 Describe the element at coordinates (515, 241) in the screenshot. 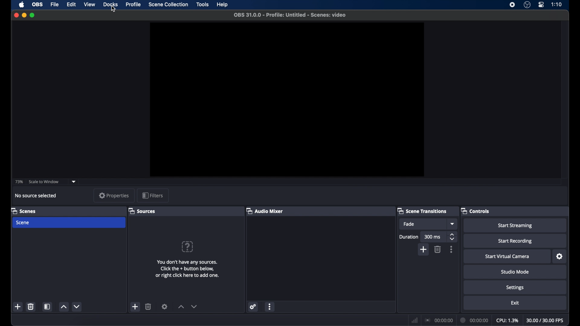

I see `start recording` at that location.